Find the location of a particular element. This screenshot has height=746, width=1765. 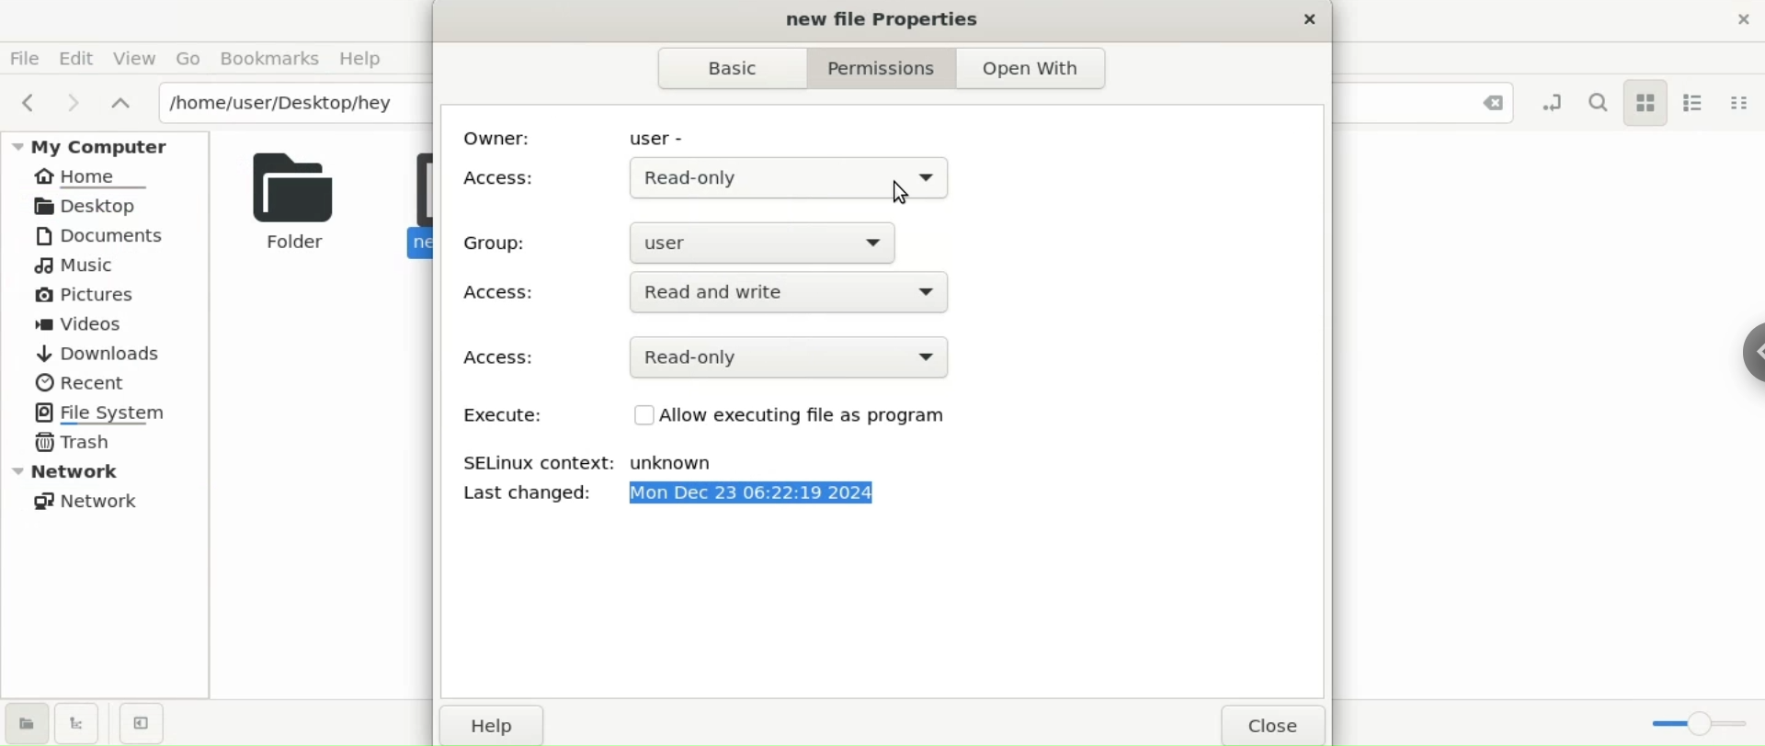

Allow executing file as program is located at coordinates (806, 416).